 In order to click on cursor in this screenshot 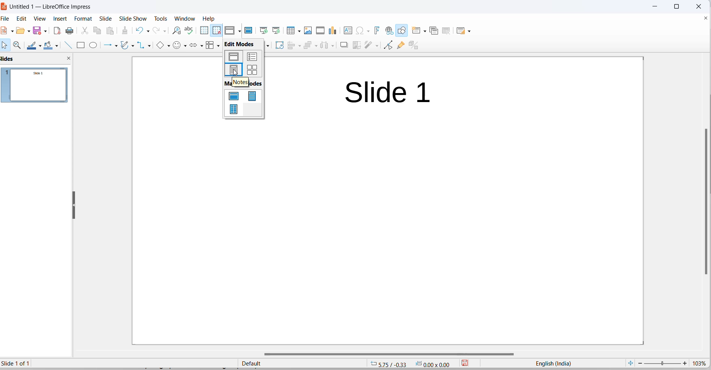, I will do `click(241, 33)`.